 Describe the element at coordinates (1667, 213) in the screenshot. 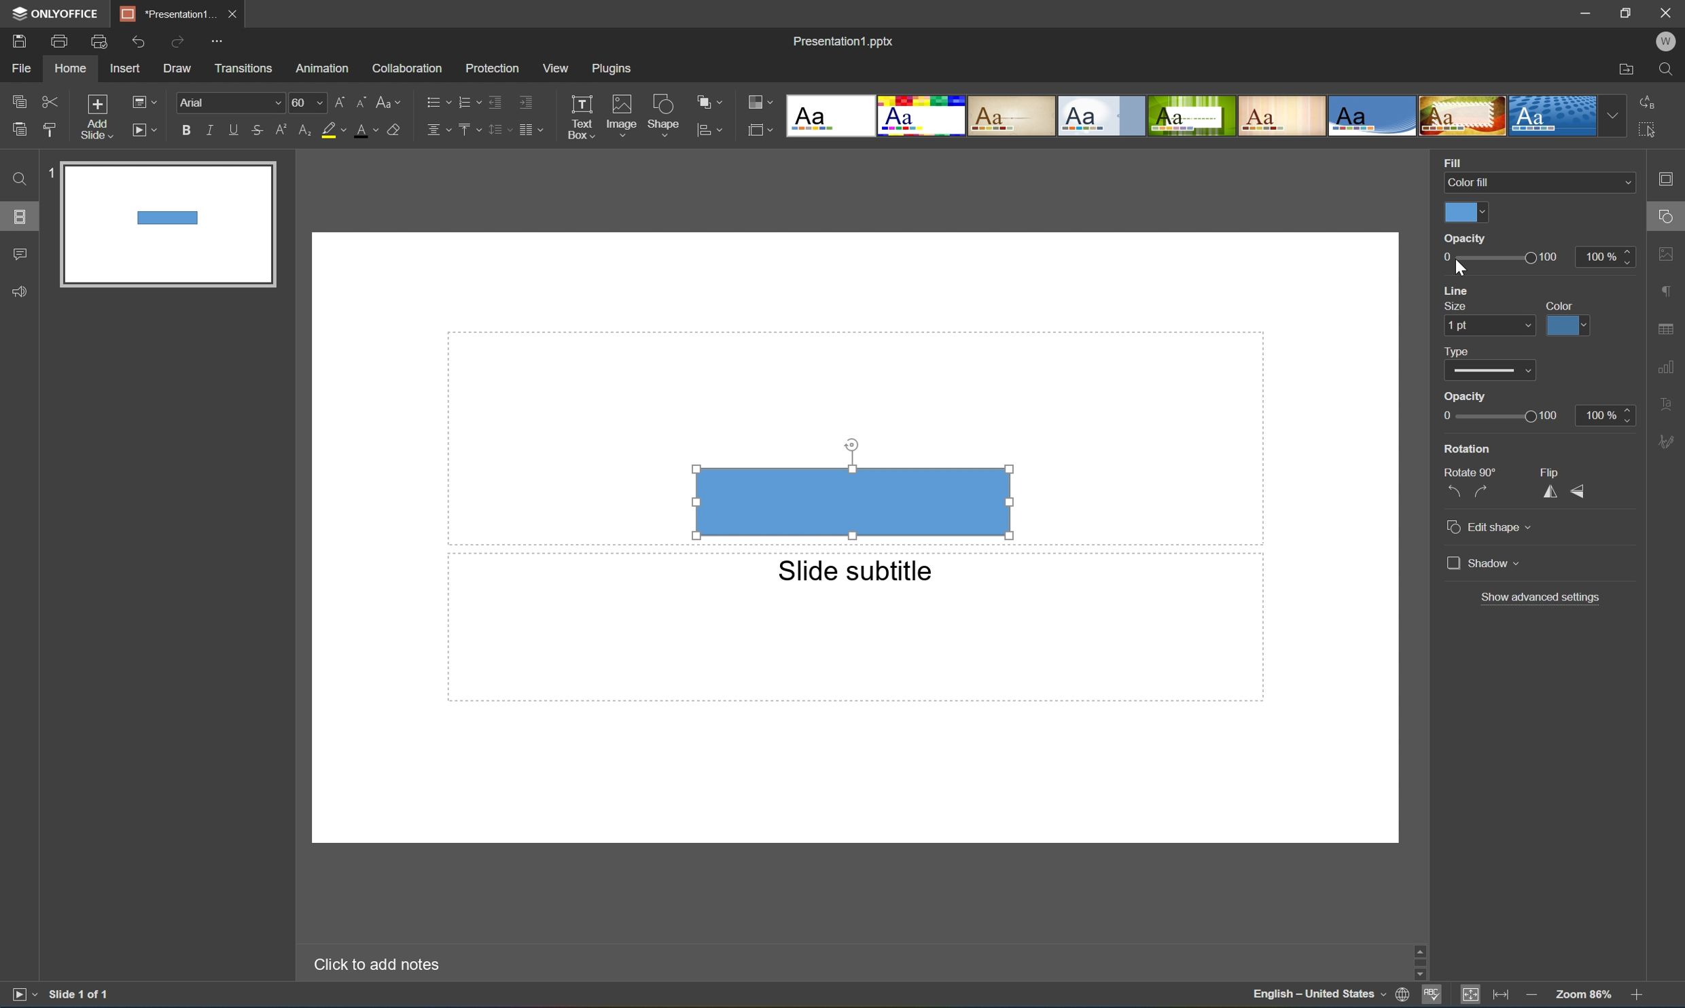

I see `shape settings` at that location.